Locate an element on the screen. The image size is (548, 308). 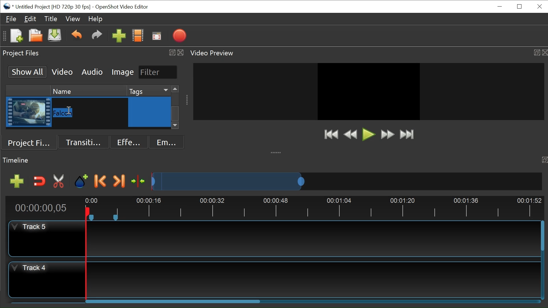
Scroll down is located at coordinates (175, 126).